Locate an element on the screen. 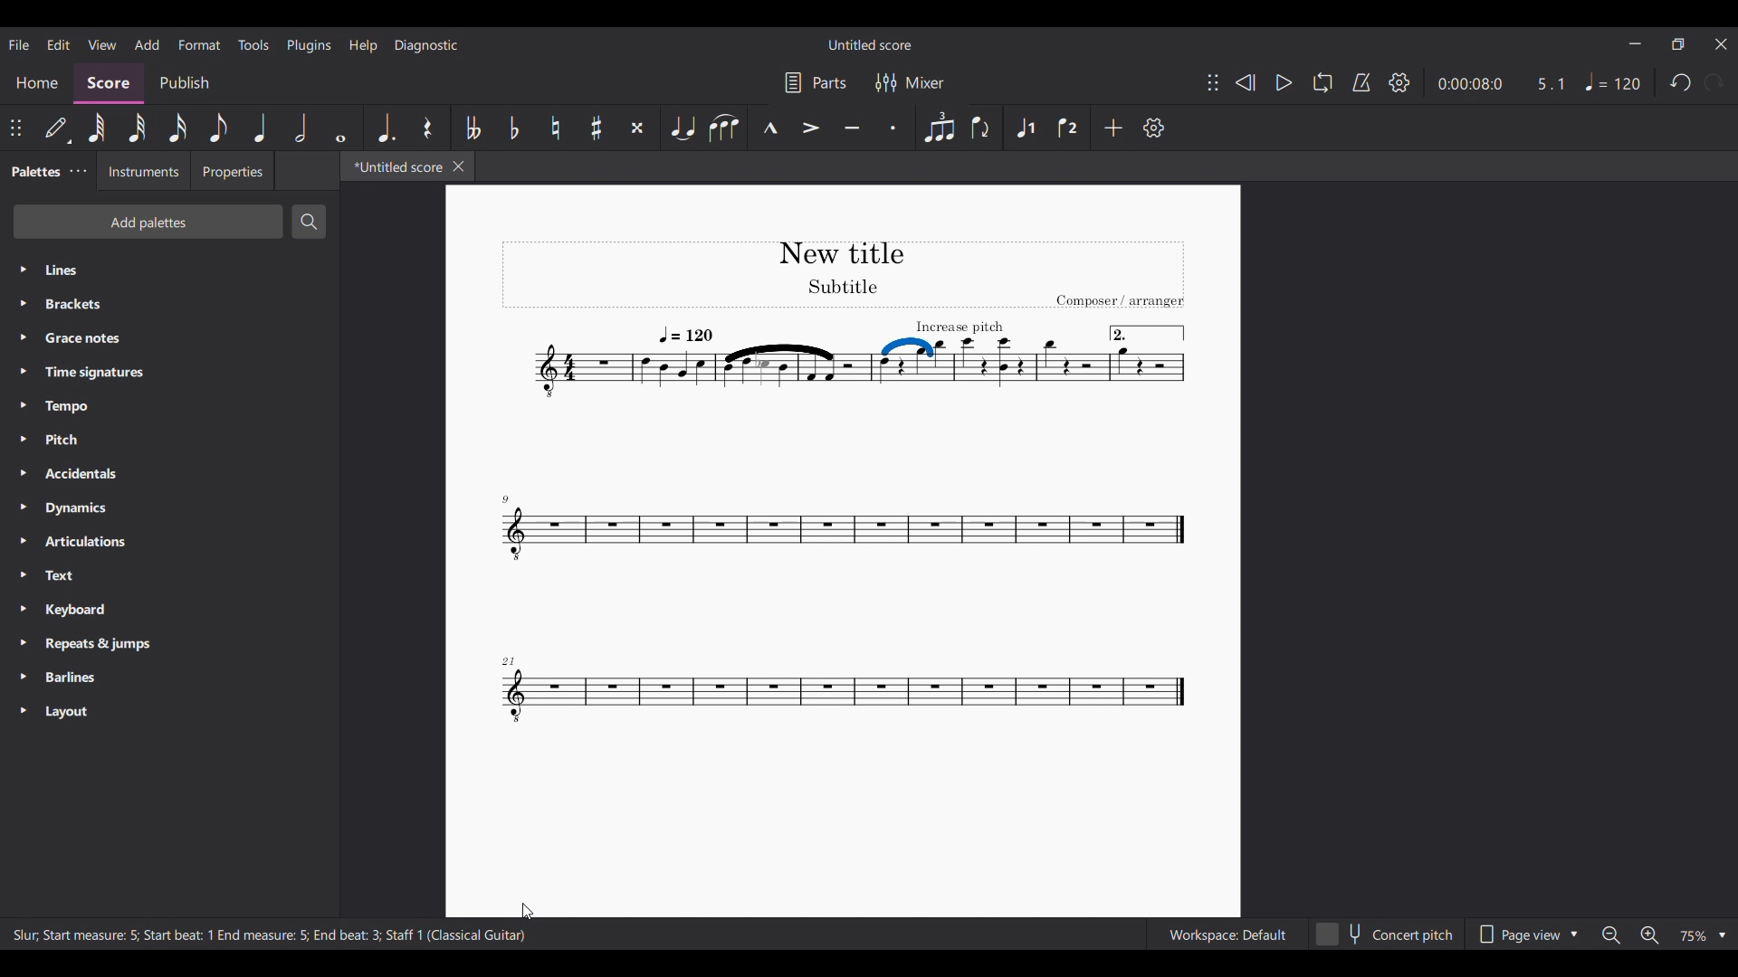  Toggle double flat is located at coordinates (473, 128).